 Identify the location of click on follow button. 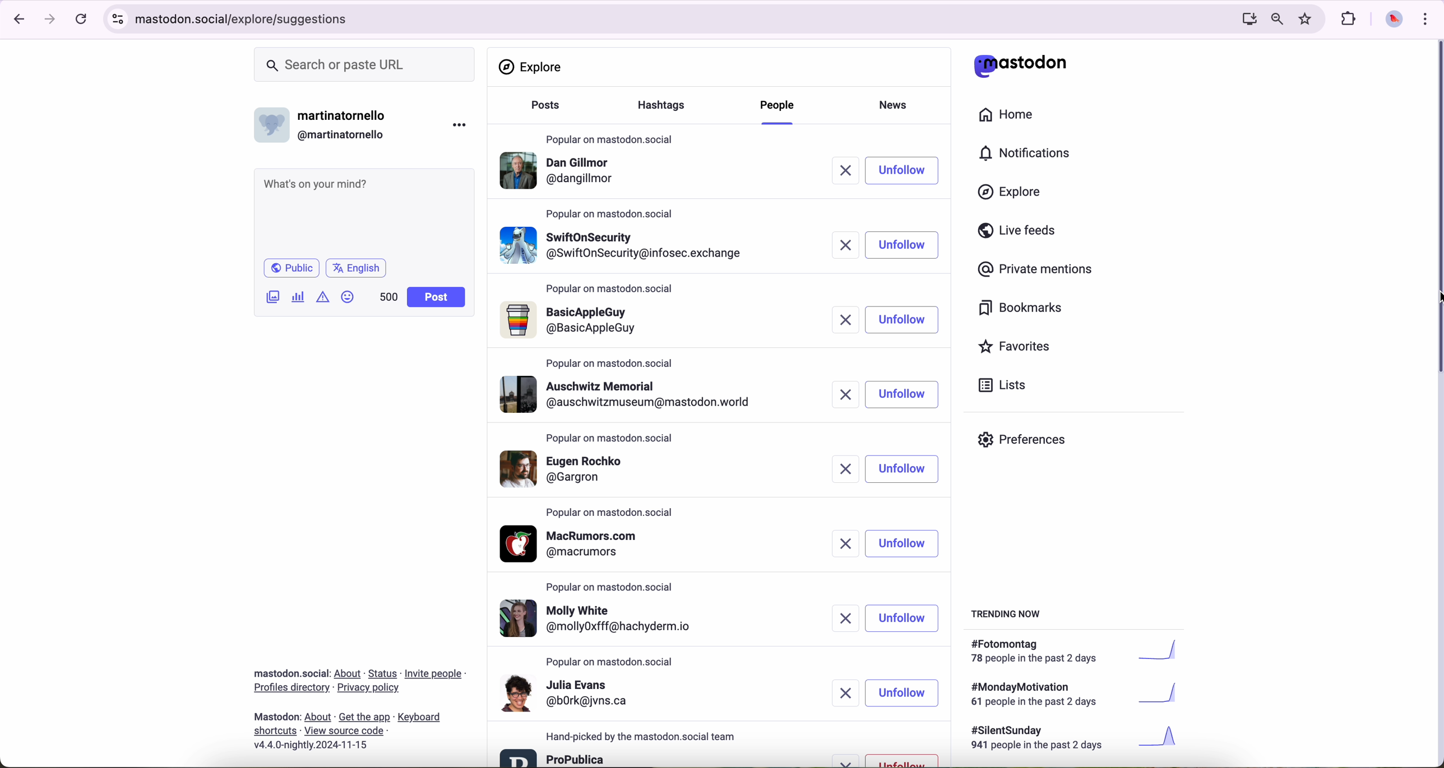
(910, 170).